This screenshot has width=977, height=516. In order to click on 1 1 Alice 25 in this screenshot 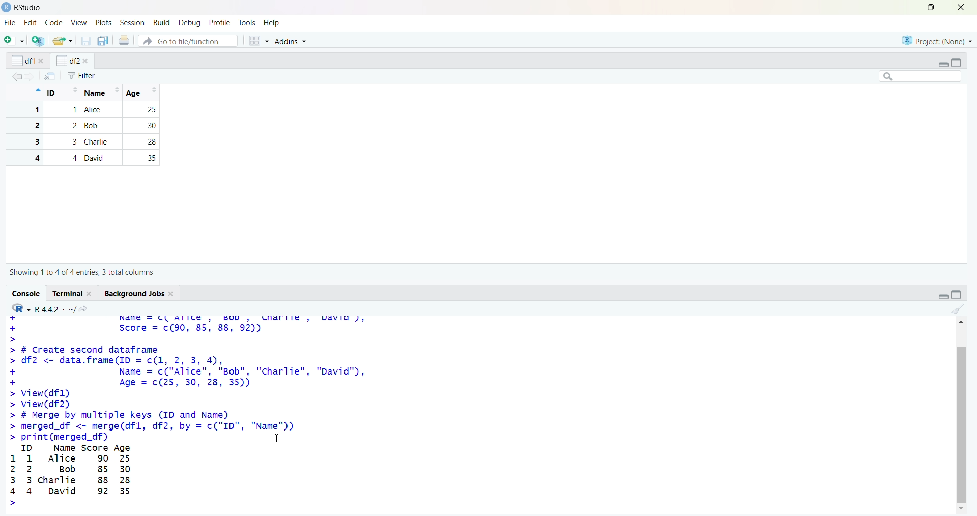, I will do `click(88, 110)`.